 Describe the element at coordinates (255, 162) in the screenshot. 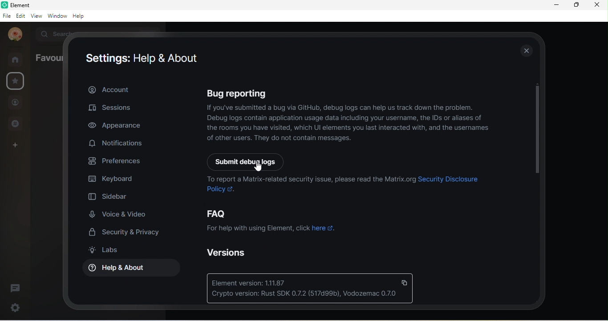

I see `submit debug logs` at that location.